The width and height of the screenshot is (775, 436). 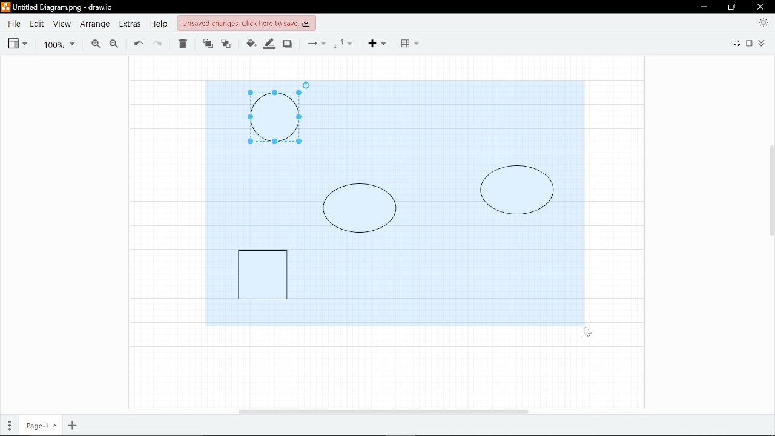 What do you see at coordinates (207, 44) in the screenshot?
I see `To front` at bounding box center [207, 44].